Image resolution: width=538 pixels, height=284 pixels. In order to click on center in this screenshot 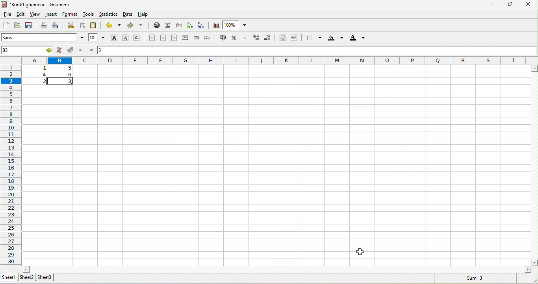, I will do `click(164, 38)`.